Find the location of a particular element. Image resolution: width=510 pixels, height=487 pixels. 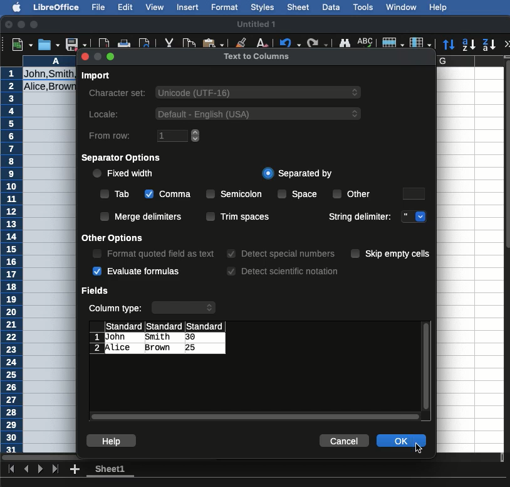

Minimize is located at coordinates (21, 24).